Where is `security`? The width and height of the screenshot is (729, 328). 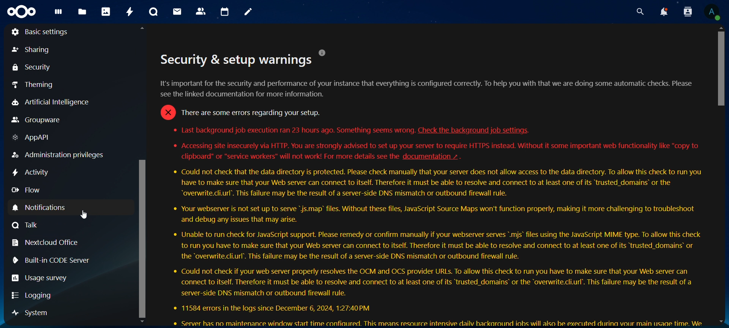 security is located at coordinates (34, 68).